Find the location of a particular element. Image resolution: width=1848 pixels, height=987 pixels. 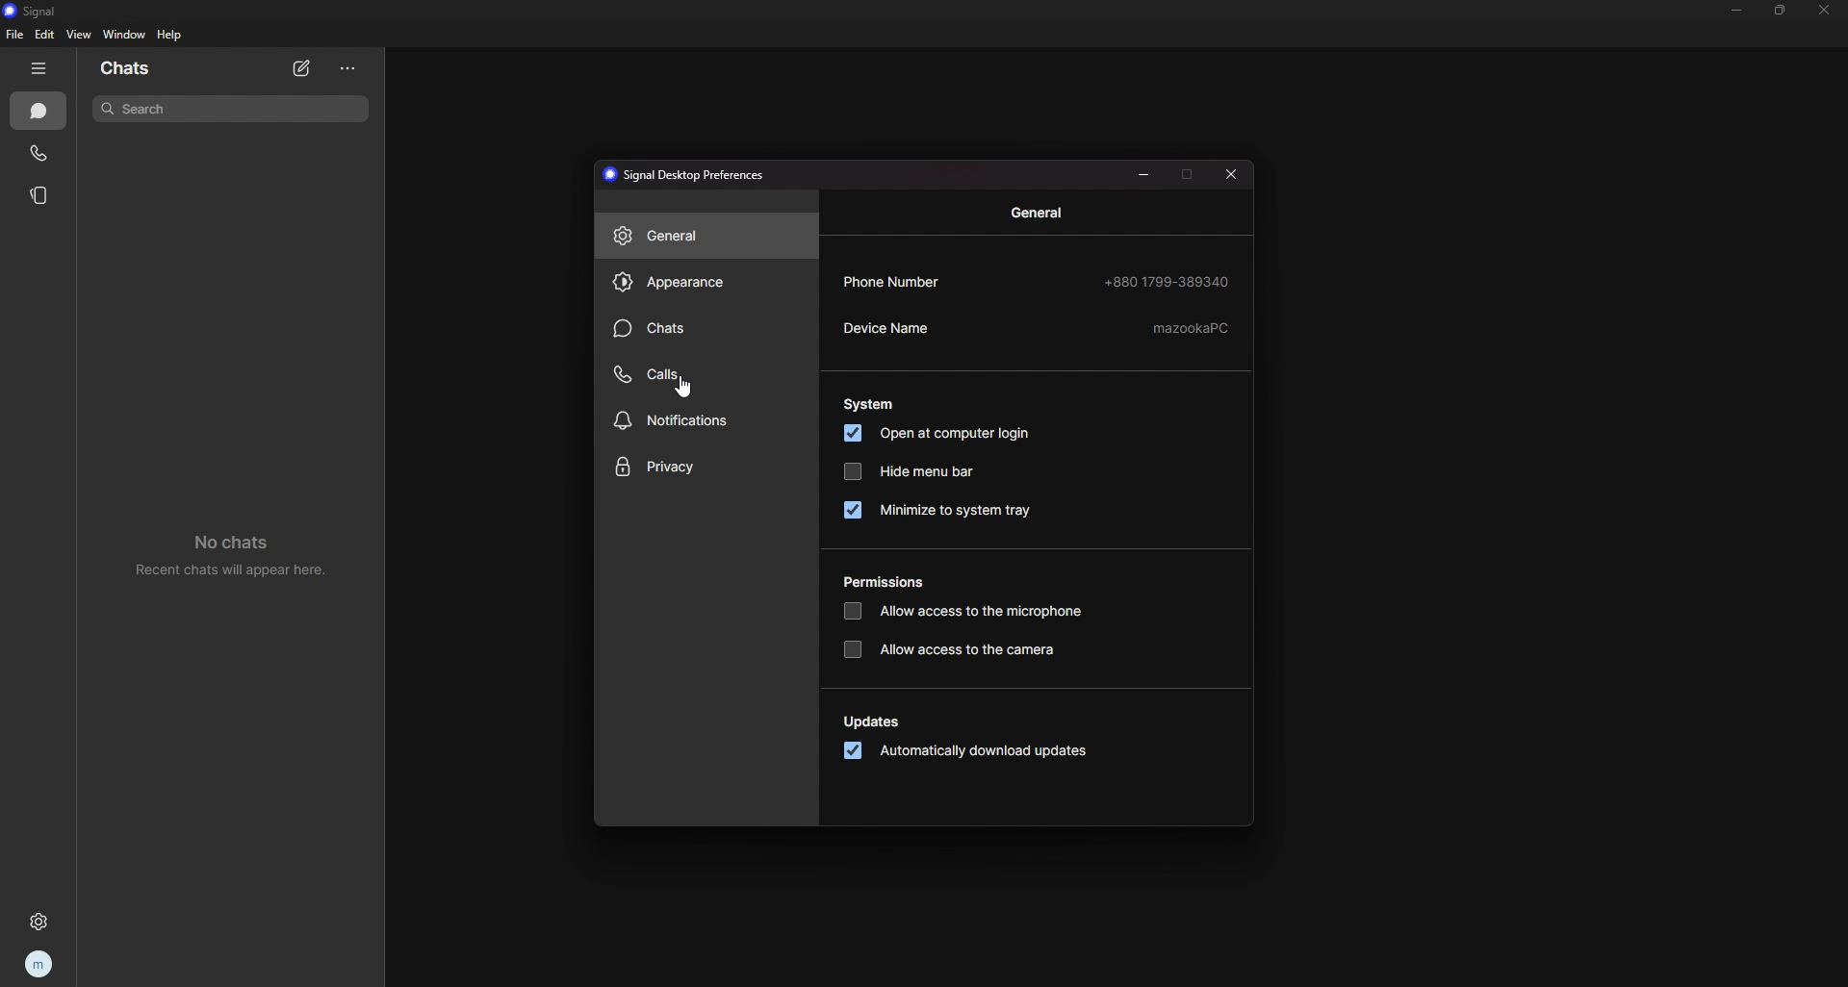

chats is located at coordinates (39, 111).